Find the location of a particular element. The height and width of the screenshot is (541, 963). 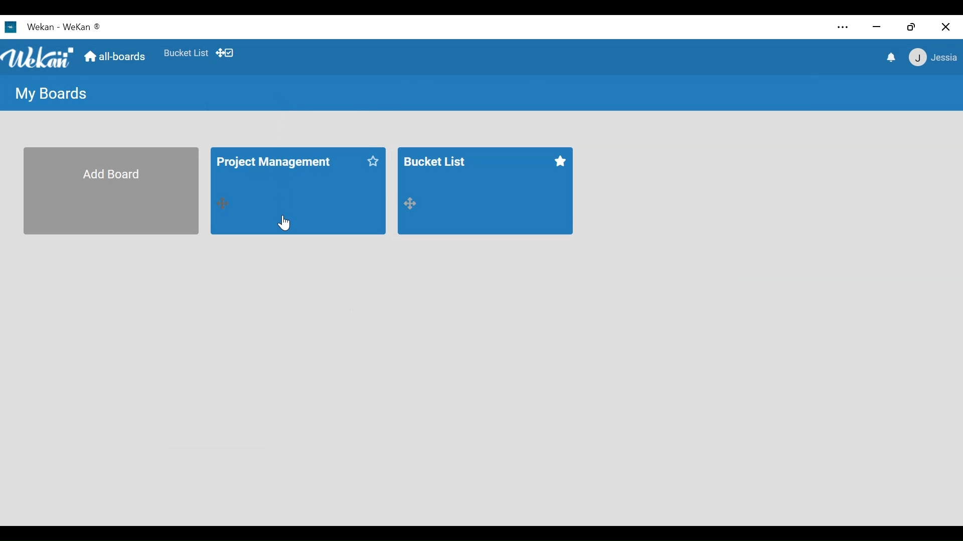

minimize is located at coordinates (877, 27).